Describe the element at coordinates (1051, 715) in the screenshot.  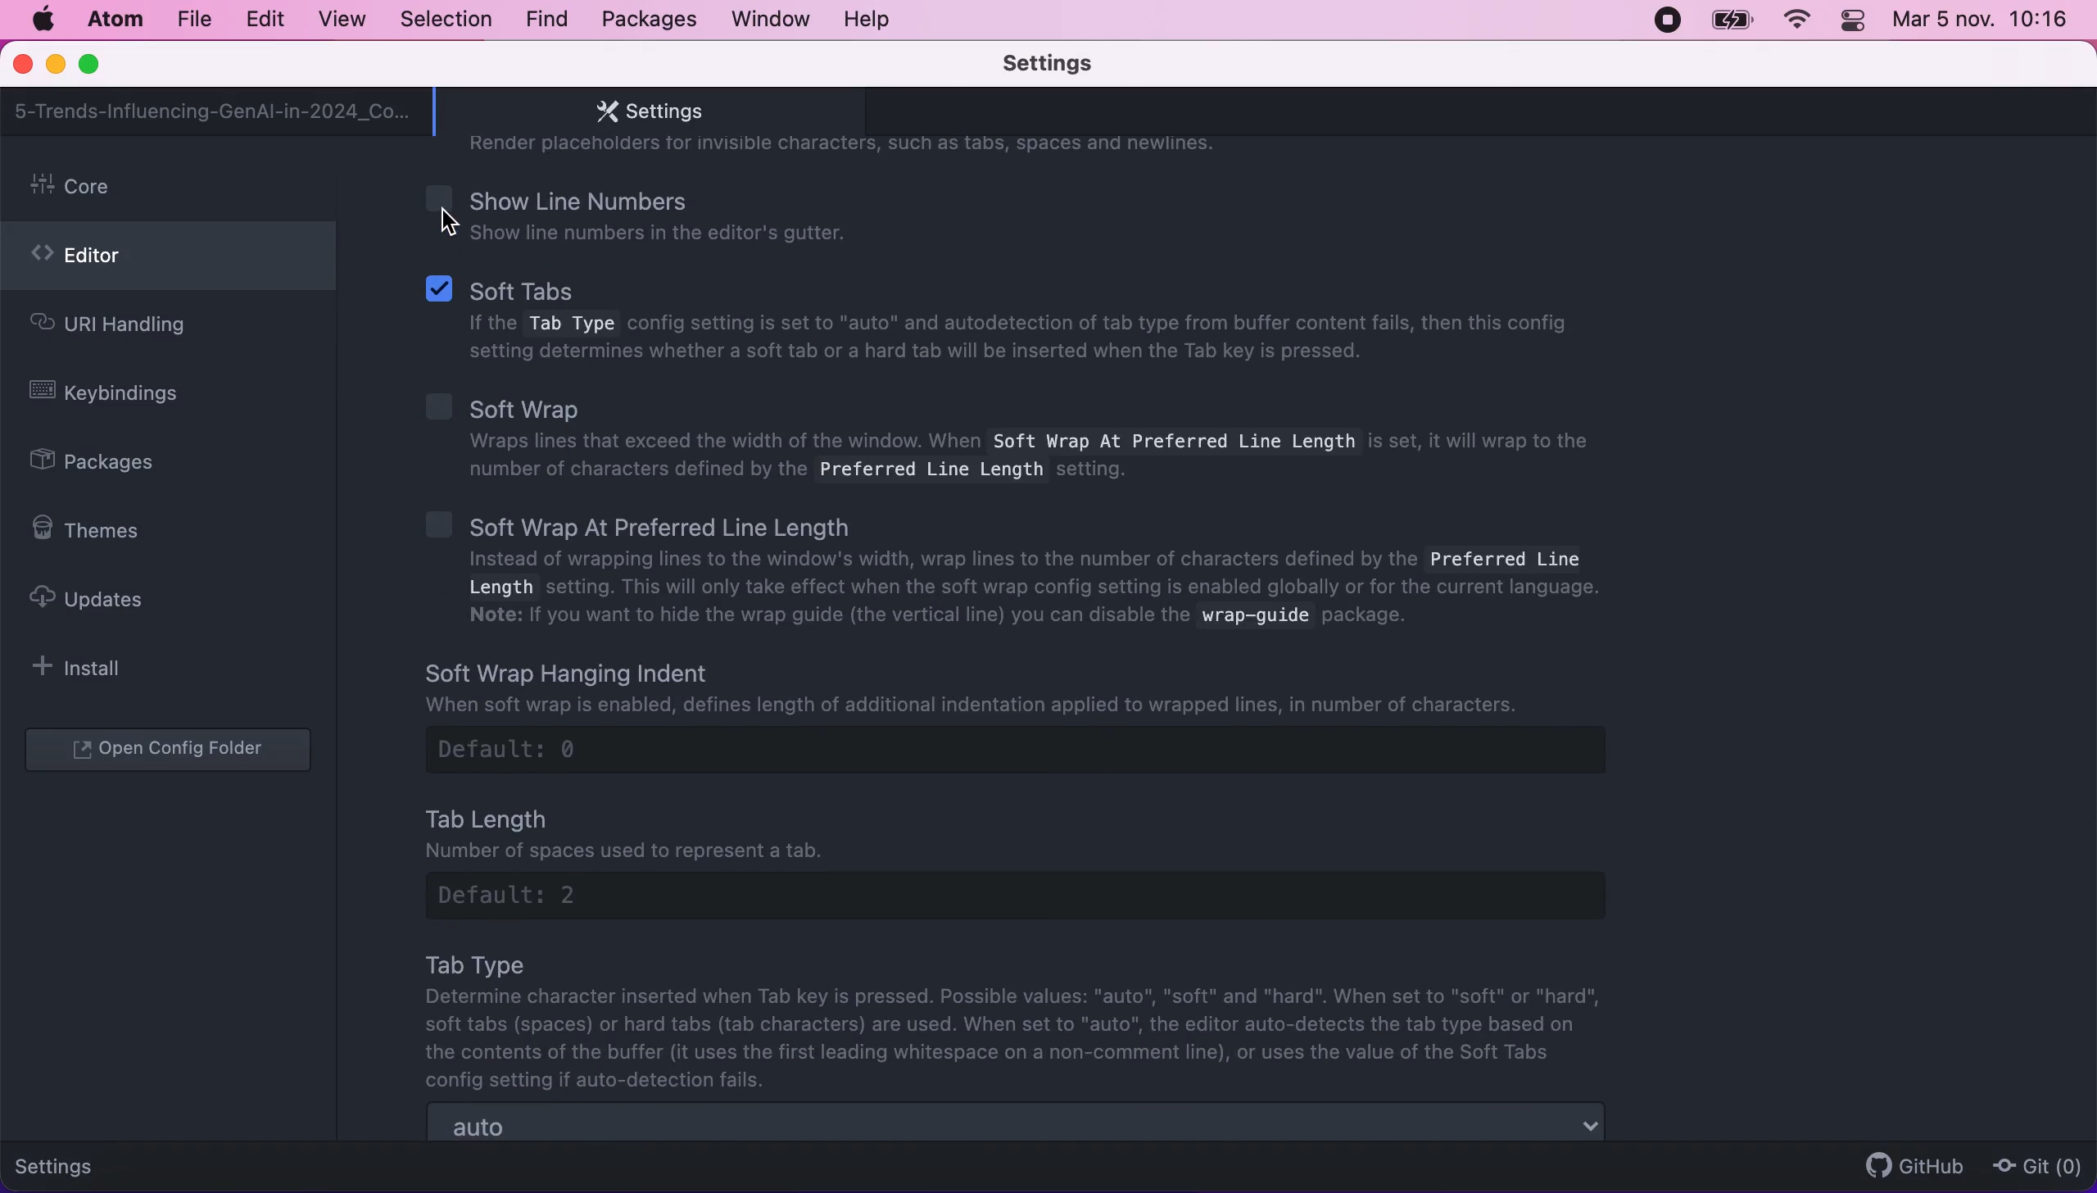
I see `soft wrap hanging indent` at that location.